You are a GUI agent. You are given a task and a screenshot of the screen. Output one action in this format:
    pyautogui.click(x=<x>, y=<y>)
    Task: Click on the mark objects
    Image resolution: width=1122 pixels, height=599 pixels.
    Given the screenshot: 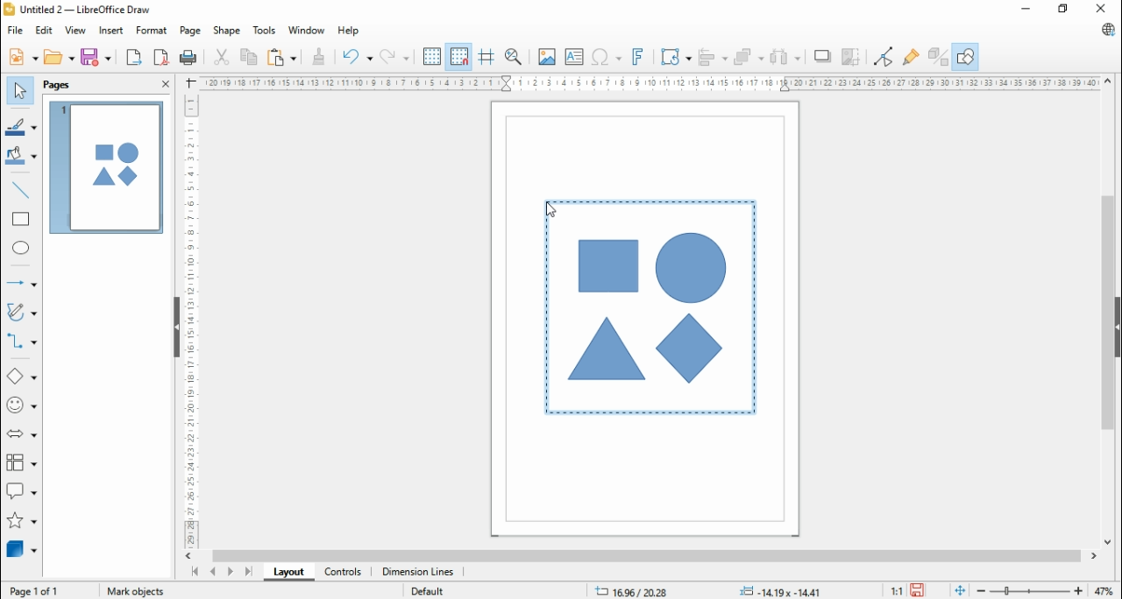 What is the action you would take?
    pyautogui.click(x=136, y=592)
    